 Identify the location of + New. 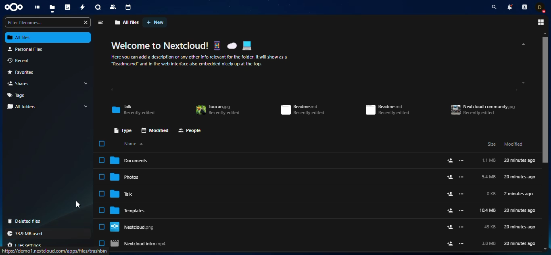
(156, 22).